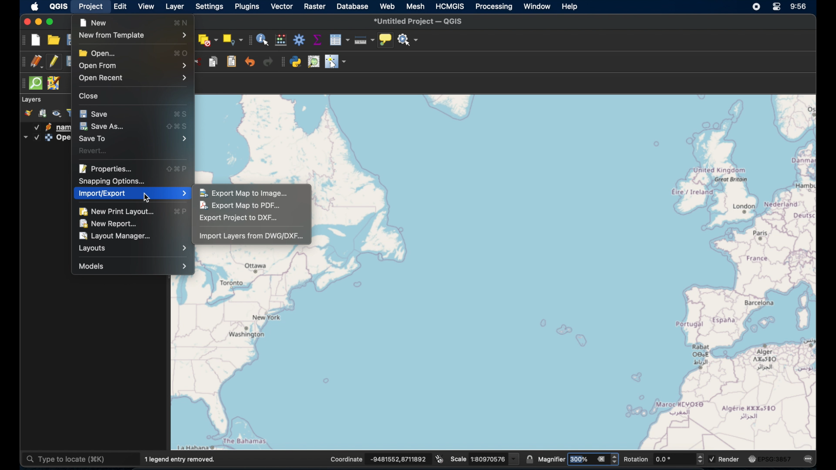  What do you see at coordinates (296, 63) in the screenshot?
I see `python console` at bounding box center [296, 63].